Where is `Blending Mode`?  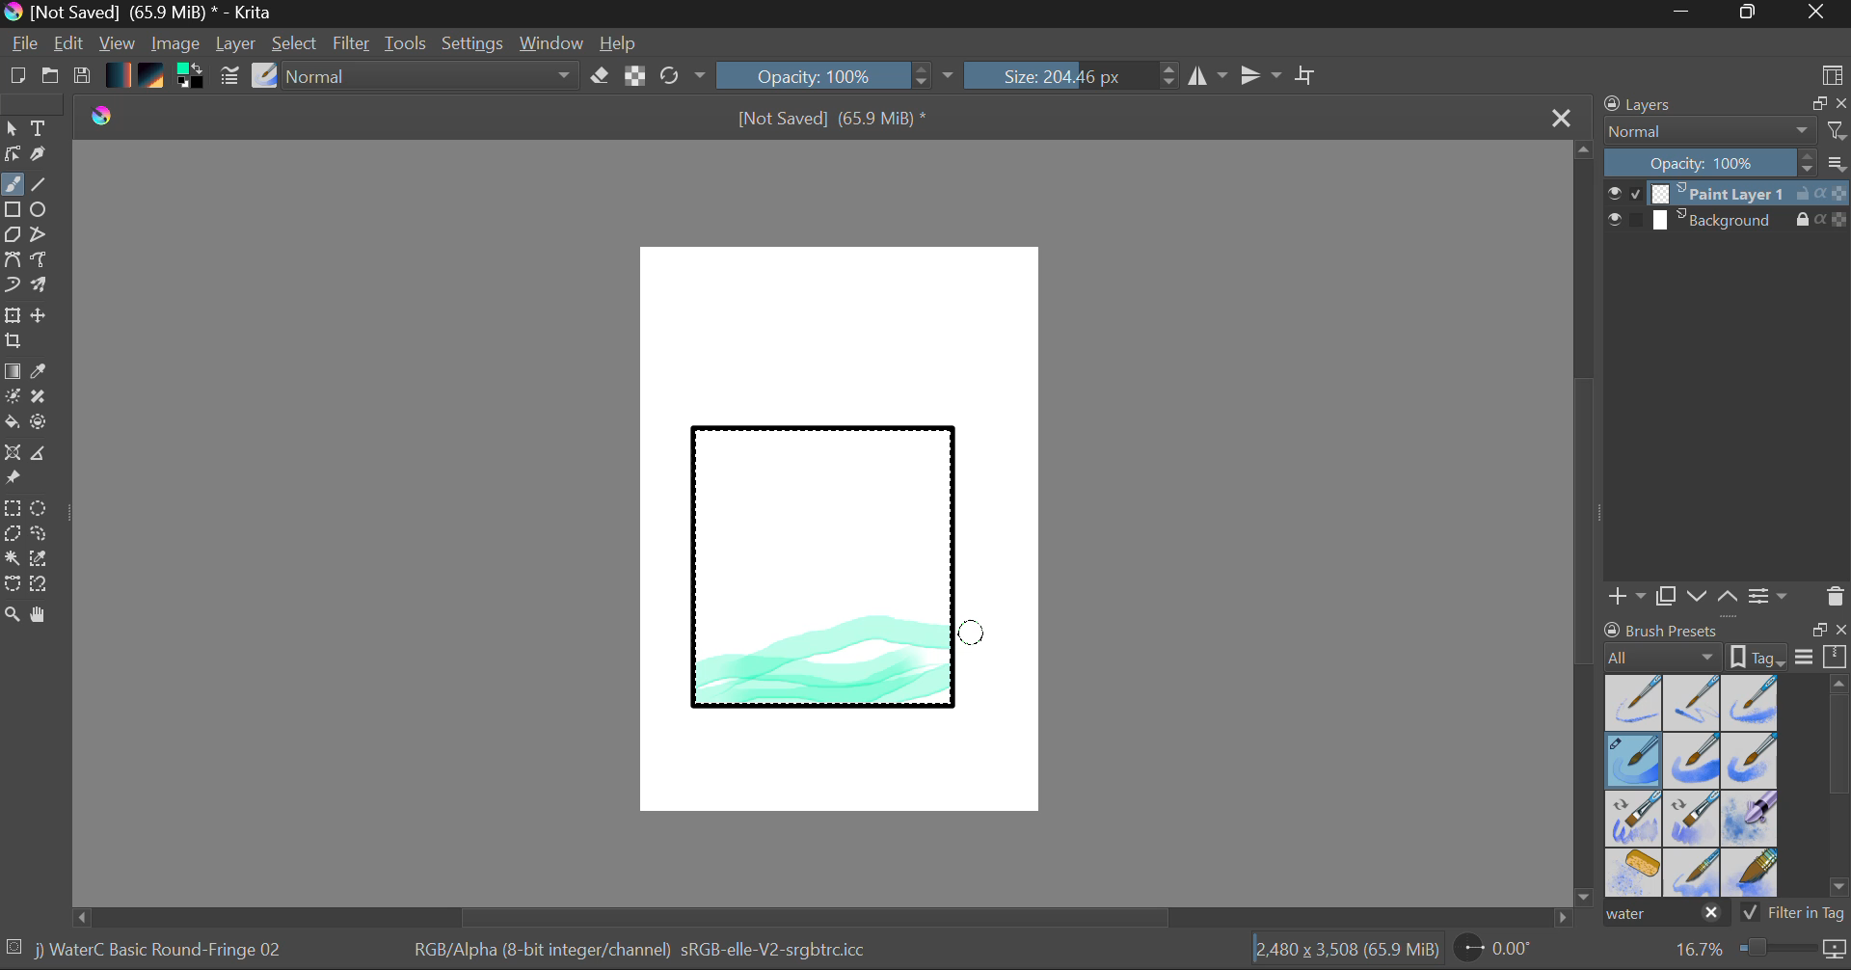
Blending Mode is located at coordinates (1726, 131).